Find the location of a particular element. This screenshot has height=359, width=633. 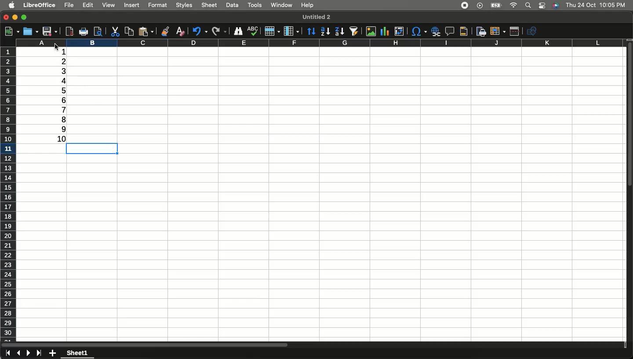

View is located at coordinates (109, 5).